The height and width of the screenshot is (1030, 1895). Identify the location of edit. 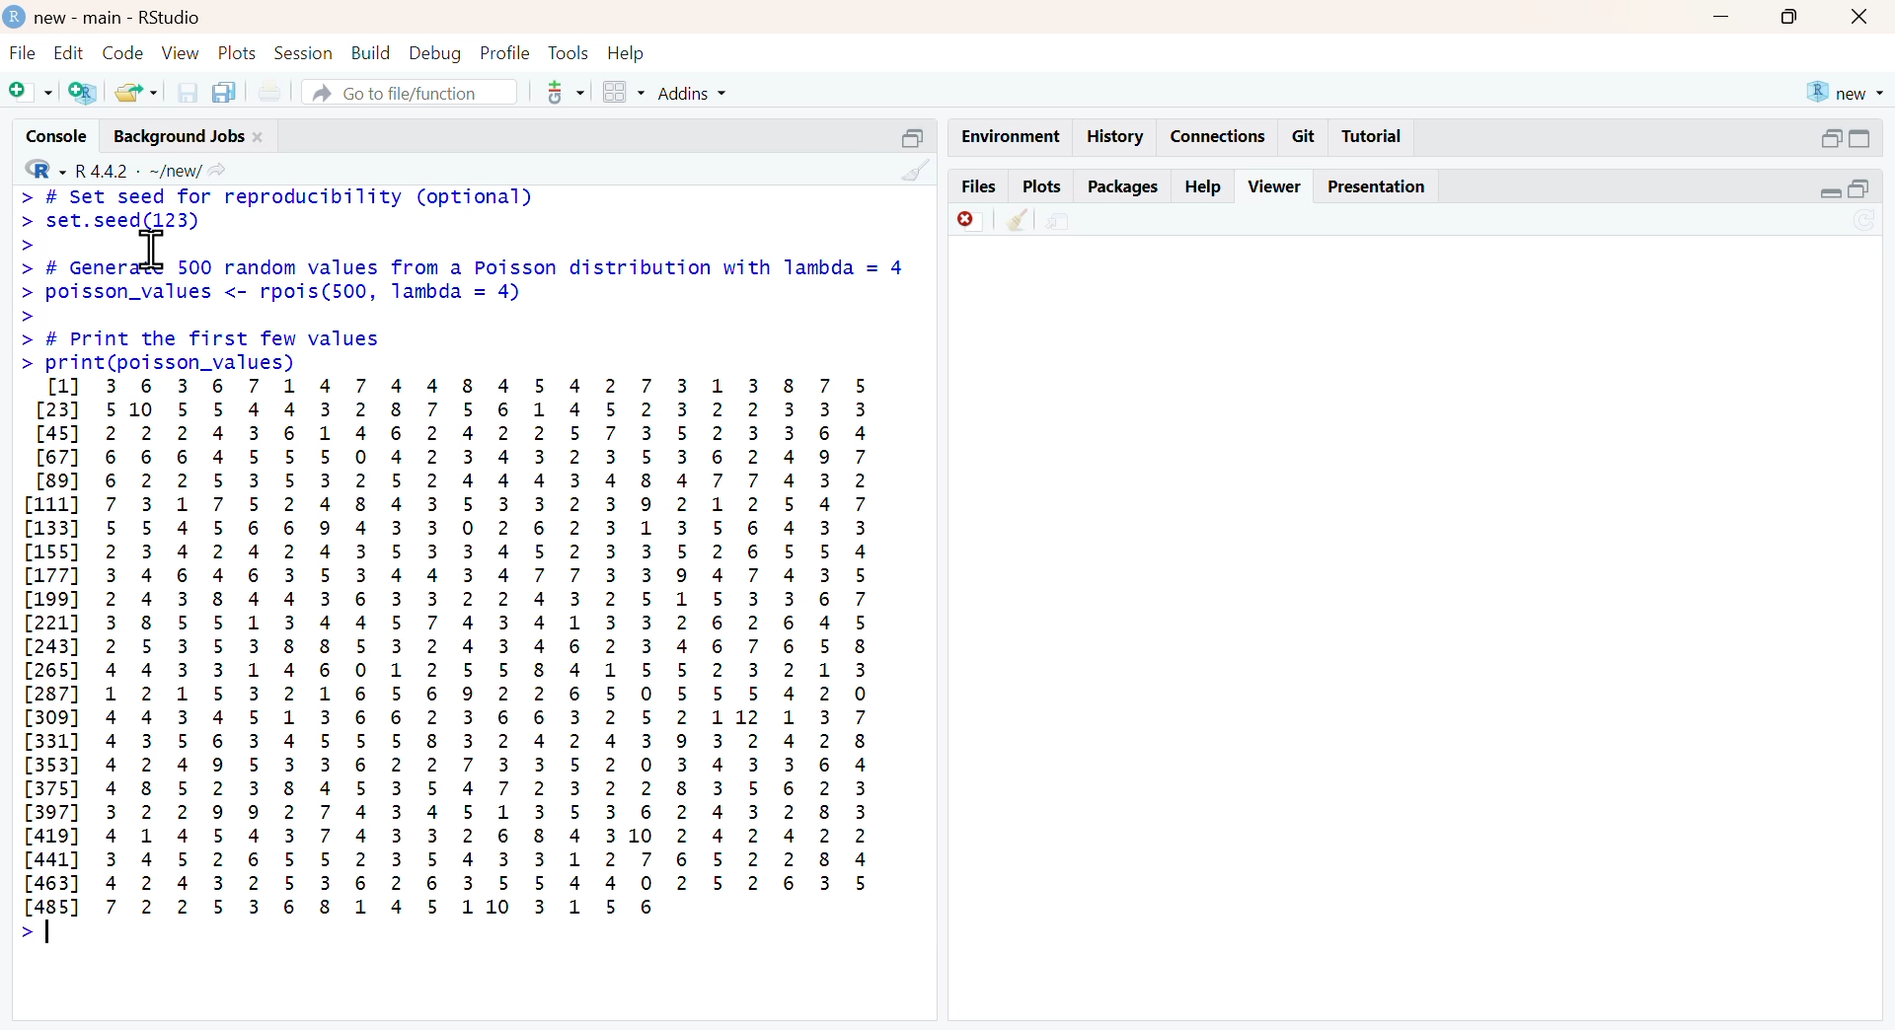
(68, 51).